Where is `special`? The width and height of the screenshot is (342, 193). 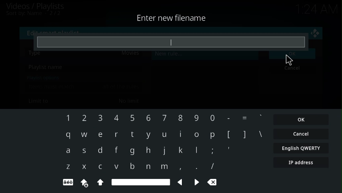
special is located at coordinates (67, 183).